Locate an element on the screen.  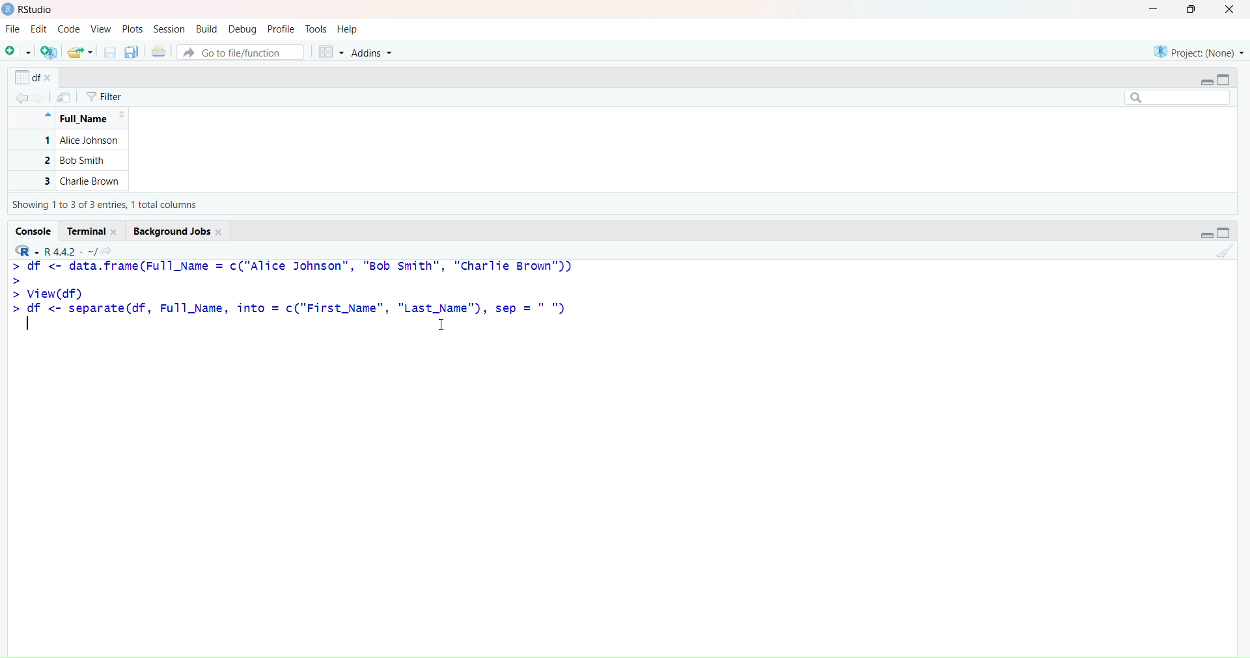
showing 1 to 3 of 3 entries, 1 total columns is located at coordinates (109, 206).